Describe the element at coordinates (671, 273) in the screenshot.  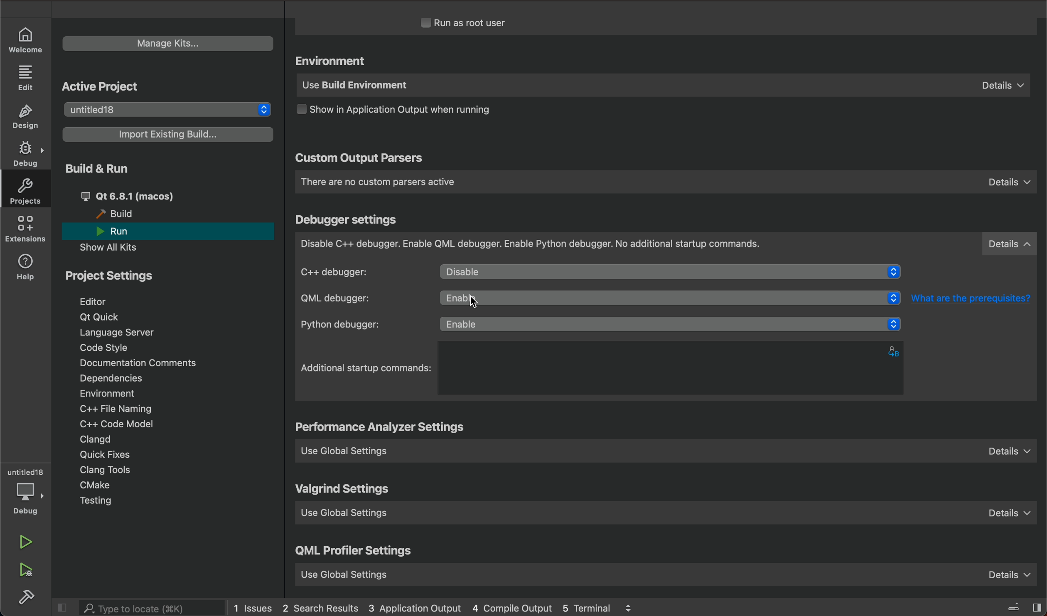
I see `diable` at that location.